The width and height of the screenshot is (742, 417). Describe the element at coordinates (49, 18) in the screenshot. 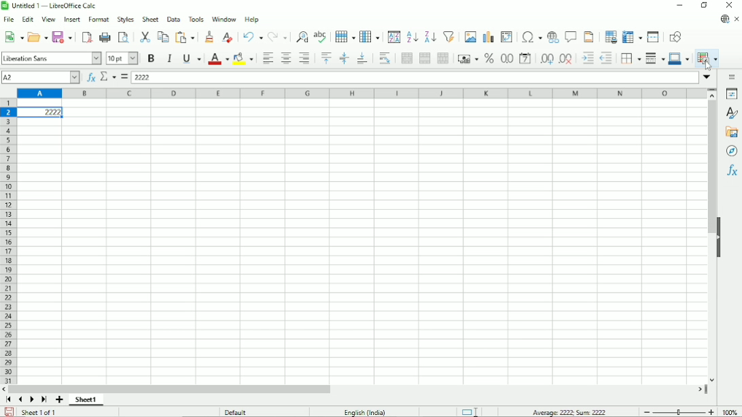

I see `View` at that location.